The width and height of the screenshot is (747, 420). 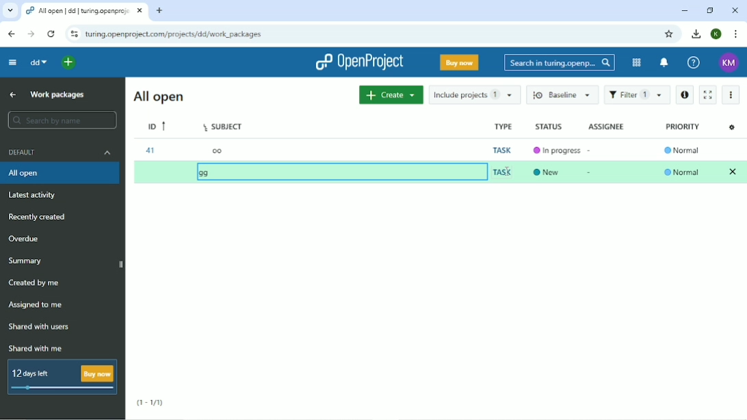 What do you see at coordinates (560, 62) in the screenshot?
I see `Search` at bounding box center [560, 62].